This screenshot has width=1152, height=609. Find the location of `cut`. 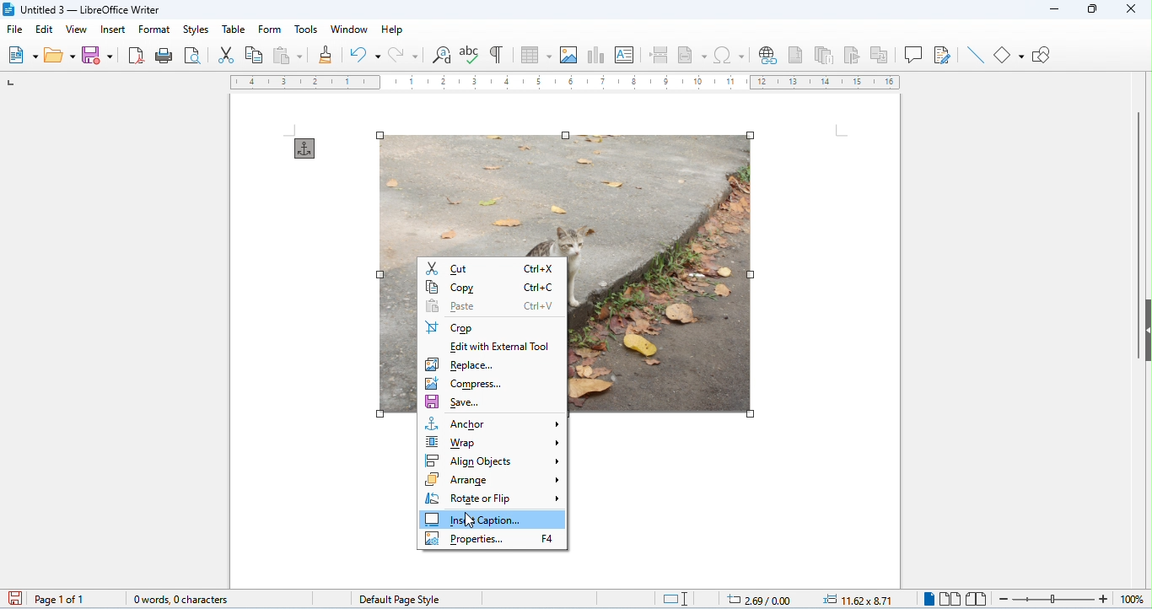

cut is located at coordinates (226, 56).